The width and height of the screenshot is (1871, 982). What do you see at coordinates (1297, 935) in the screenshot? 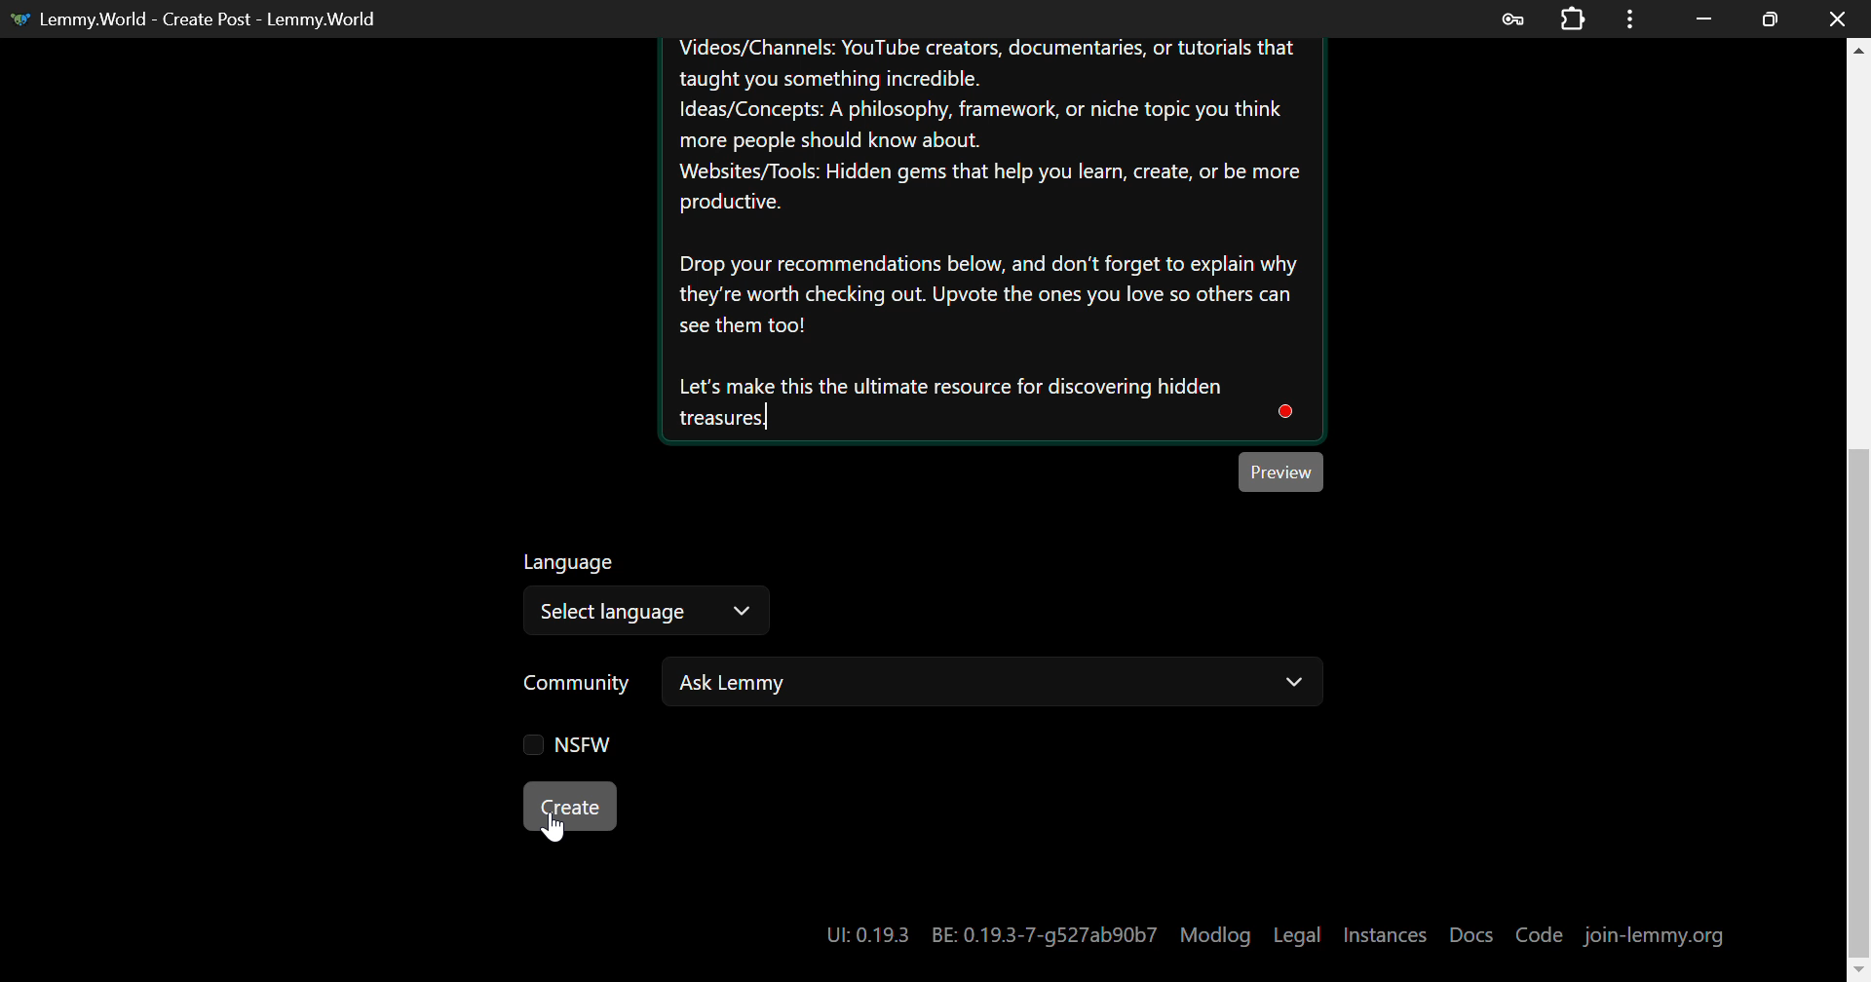
I see `Legal` at bounding box center [1297, 935].